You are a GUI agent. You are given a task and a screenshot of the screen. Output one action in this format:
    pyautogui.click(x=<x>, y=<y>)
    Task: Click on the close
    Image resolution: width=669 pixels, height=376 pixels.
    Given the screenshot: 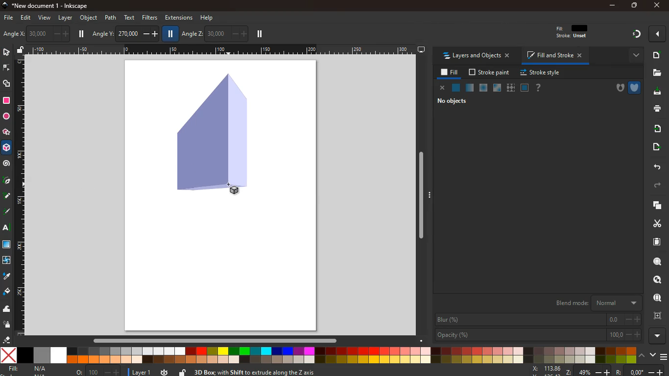 What is the action you would take?
    pyautogui.click(x=442, y=88)
    